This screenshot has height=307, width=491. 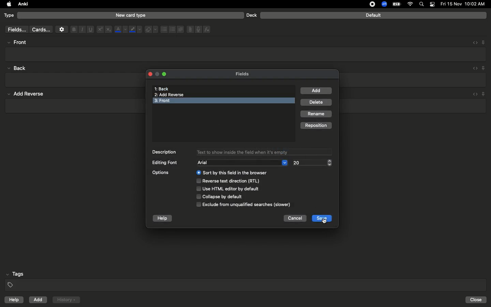 I want to click on Close, so click(x=149, y=74).